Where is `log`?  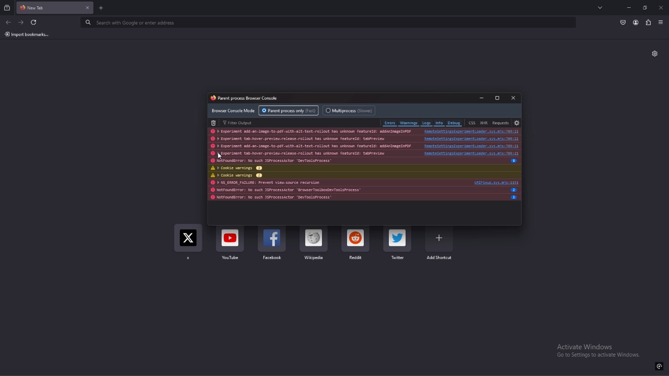
log is located at coordinates (310, 198).